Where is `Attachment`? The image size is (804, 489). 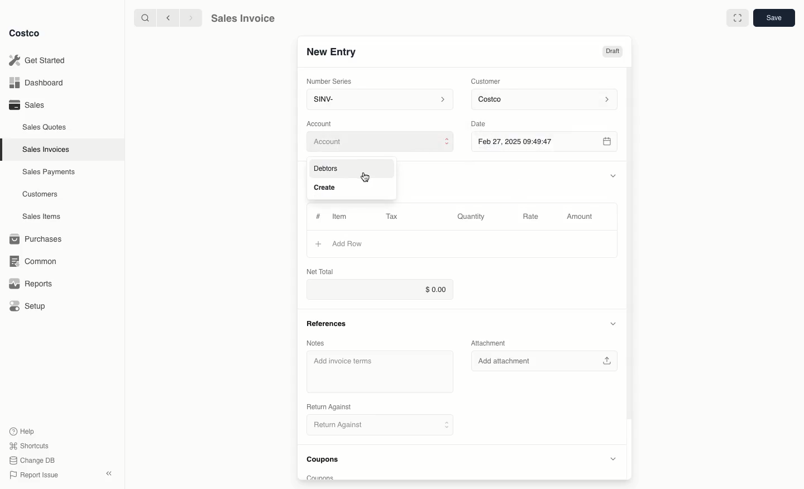 Attachment is located at coordinates (492, 343).